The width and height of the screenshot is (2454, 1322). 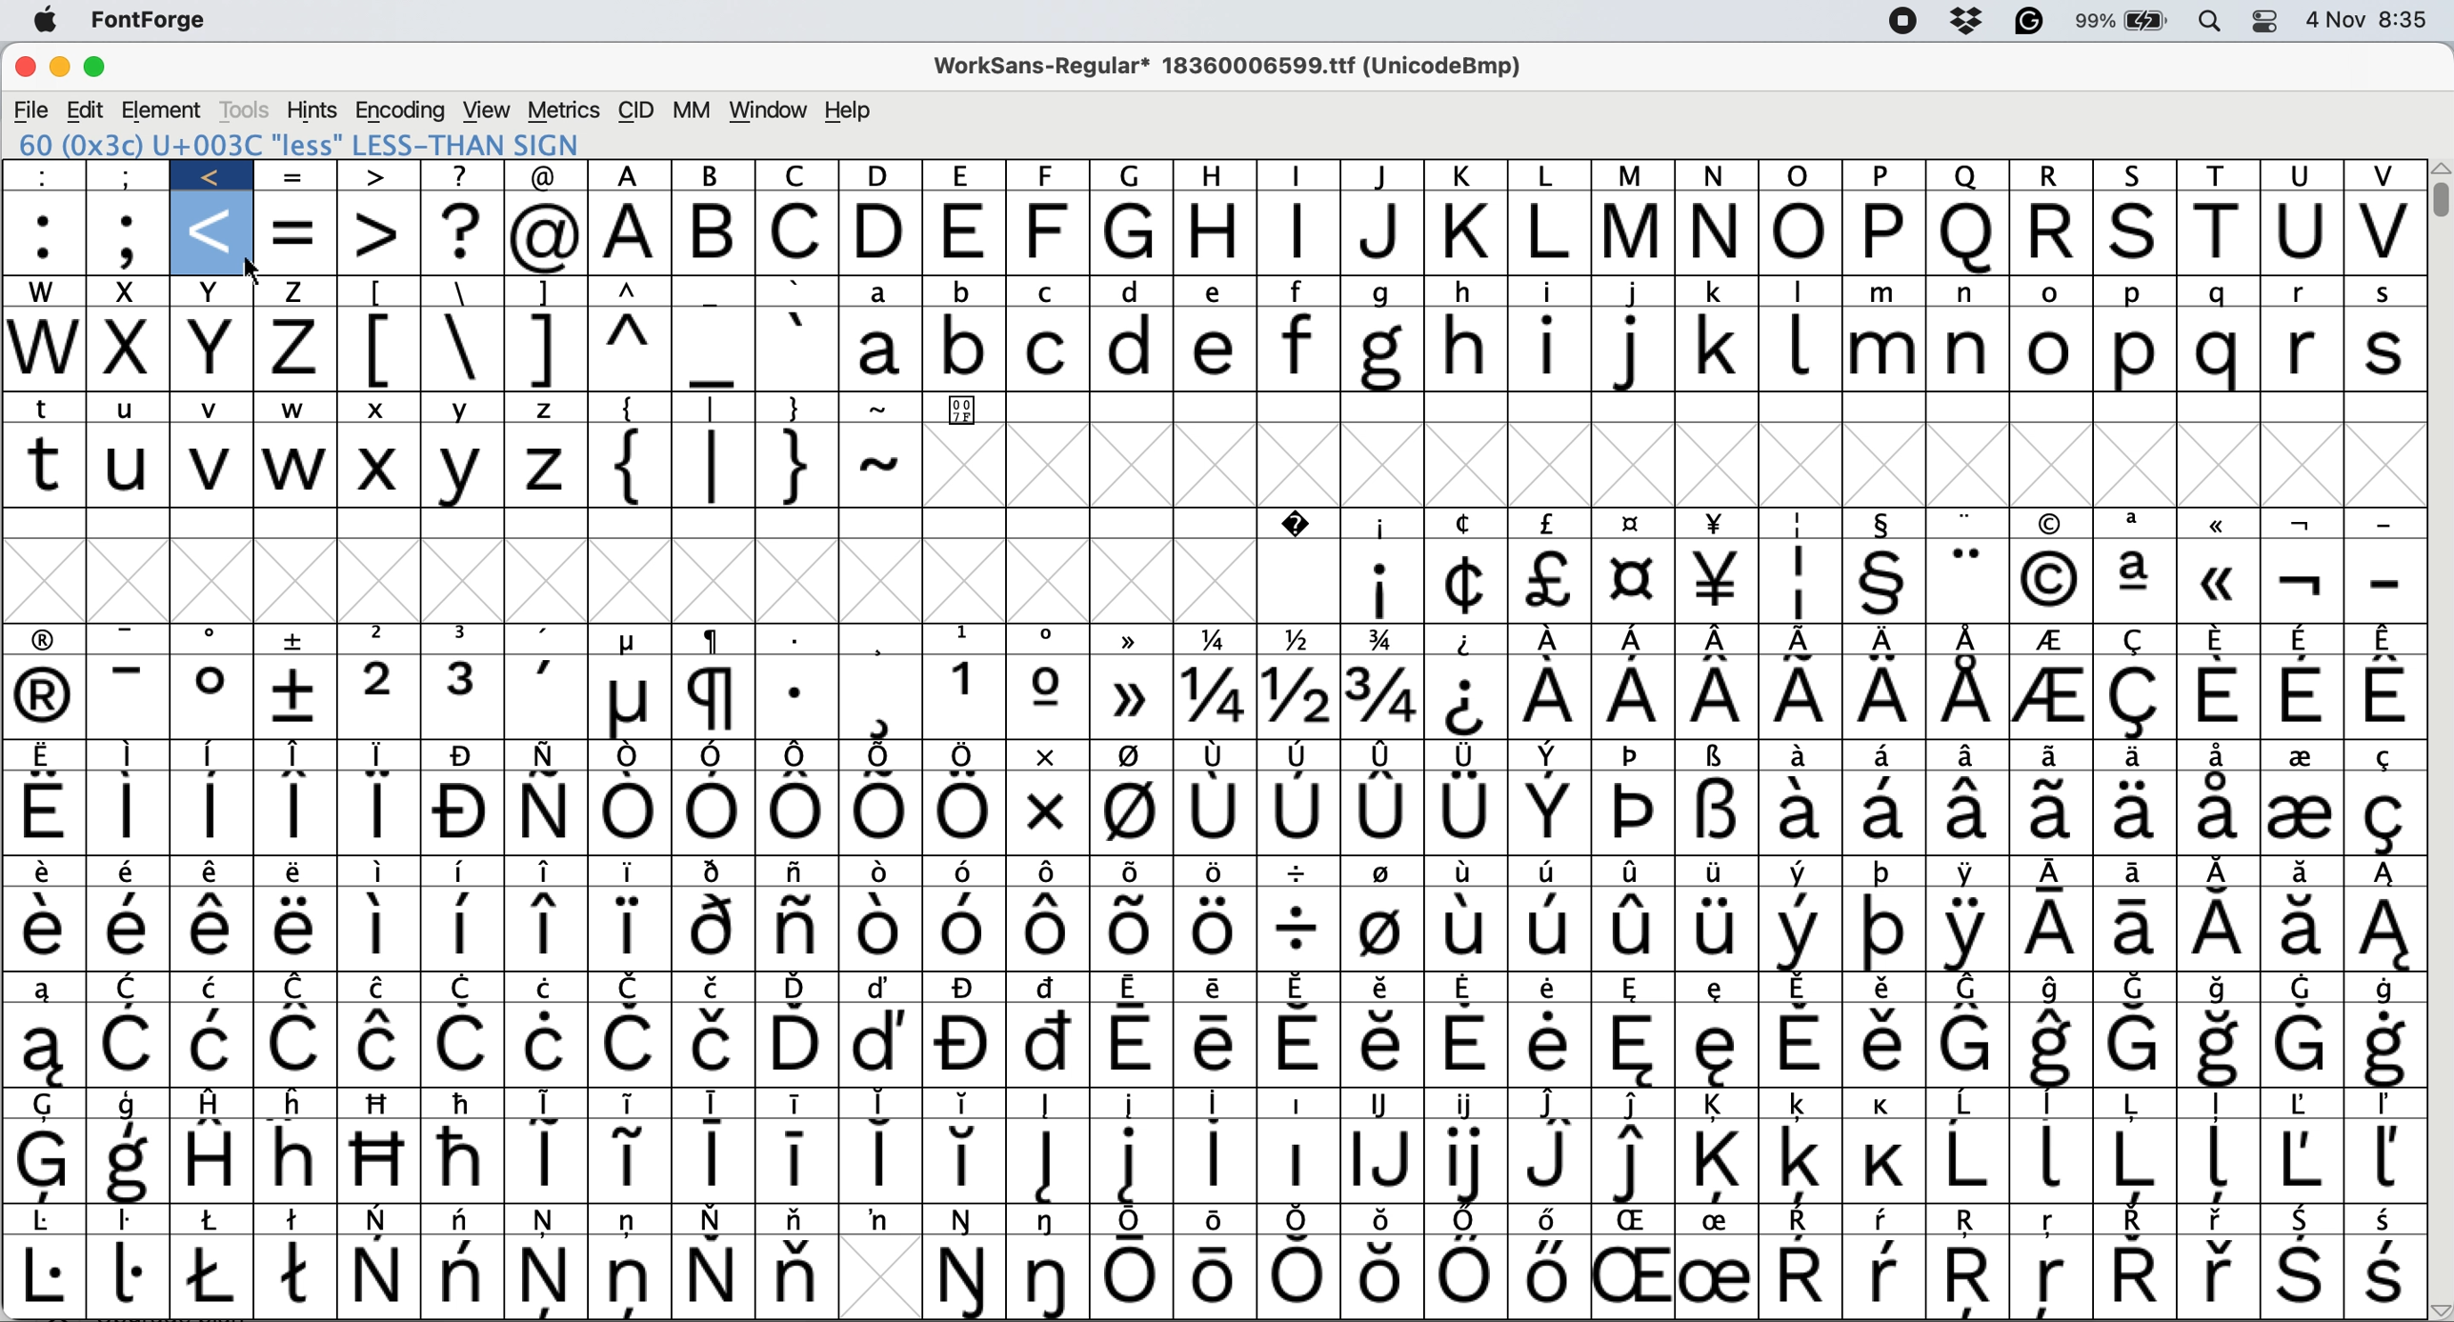 I want to click on Symbol, so click(x=1465, y=931).